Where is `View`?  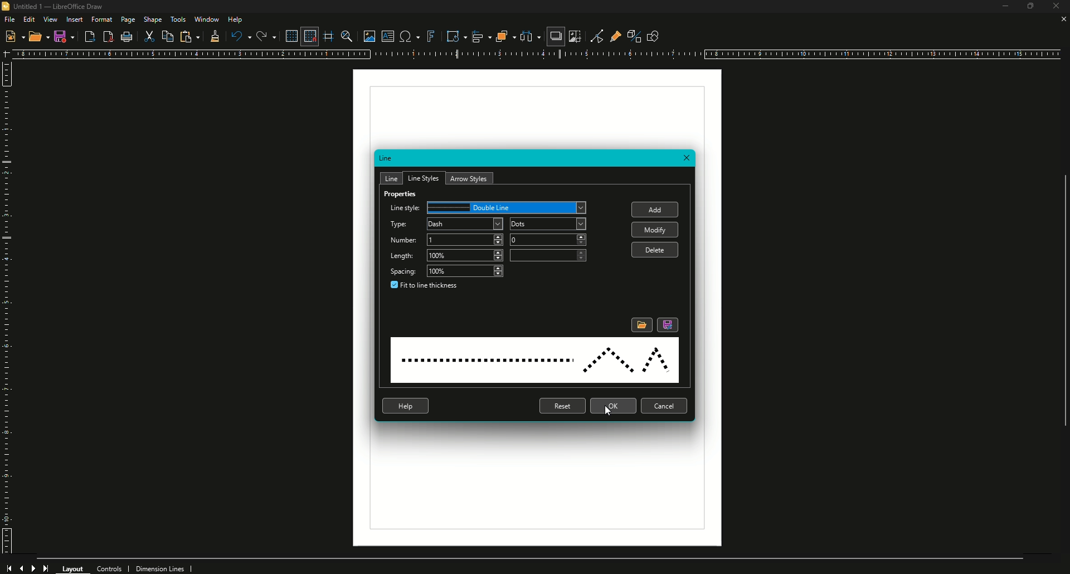
View is located at coordinates (50, 20).